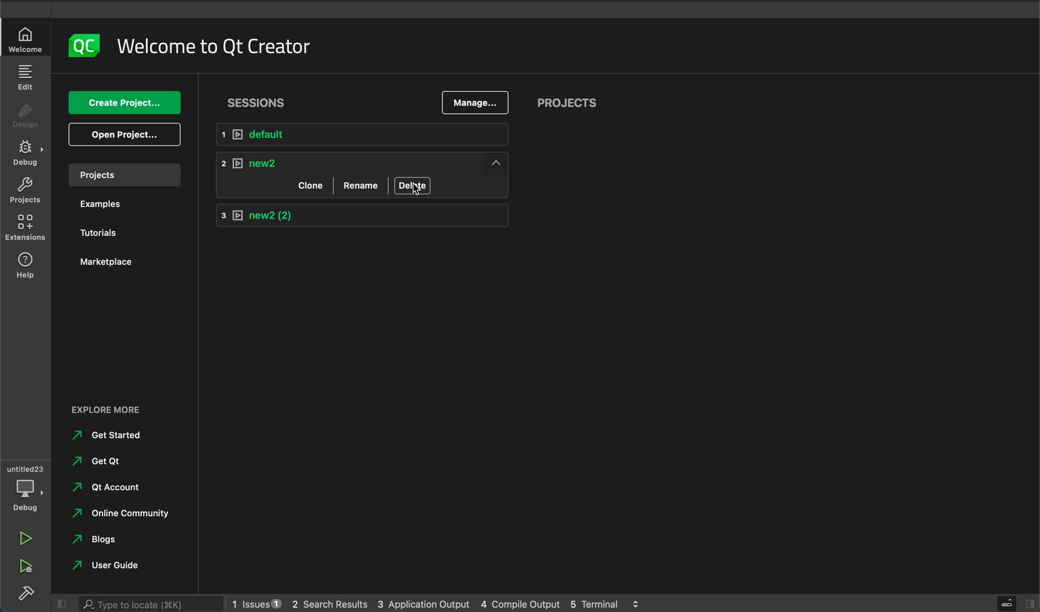 The height and width of the screenshot is (612, 1040). Describe the element at coordinates (24, 266) in the screenshot. I see `help` at that location.